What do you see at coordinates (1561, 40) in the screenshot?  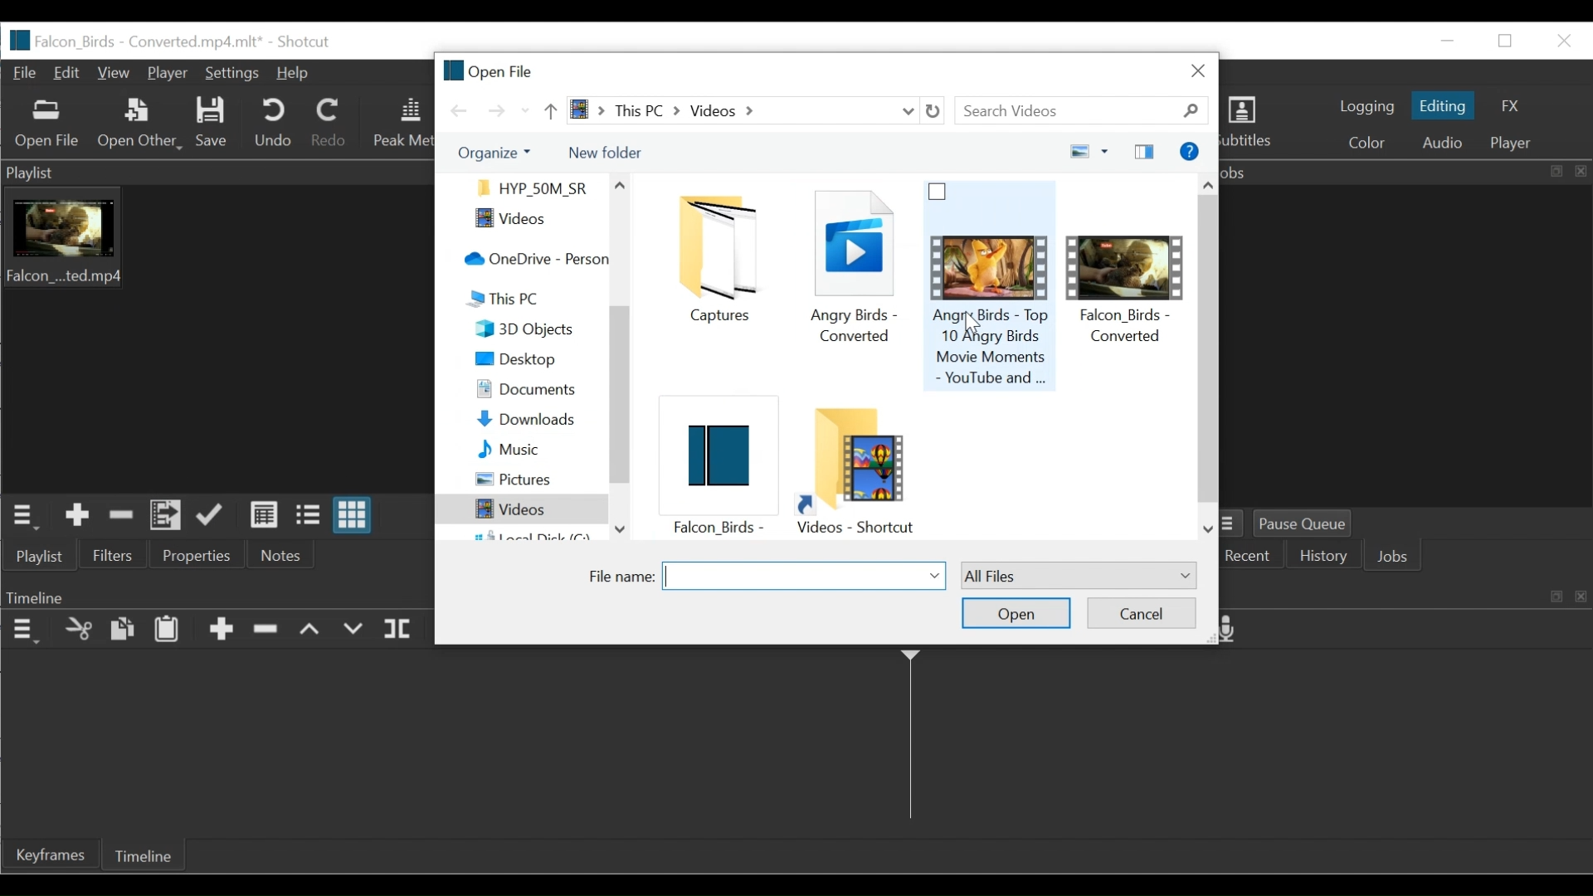 I see `Close` at bounding box center [1561, 40].